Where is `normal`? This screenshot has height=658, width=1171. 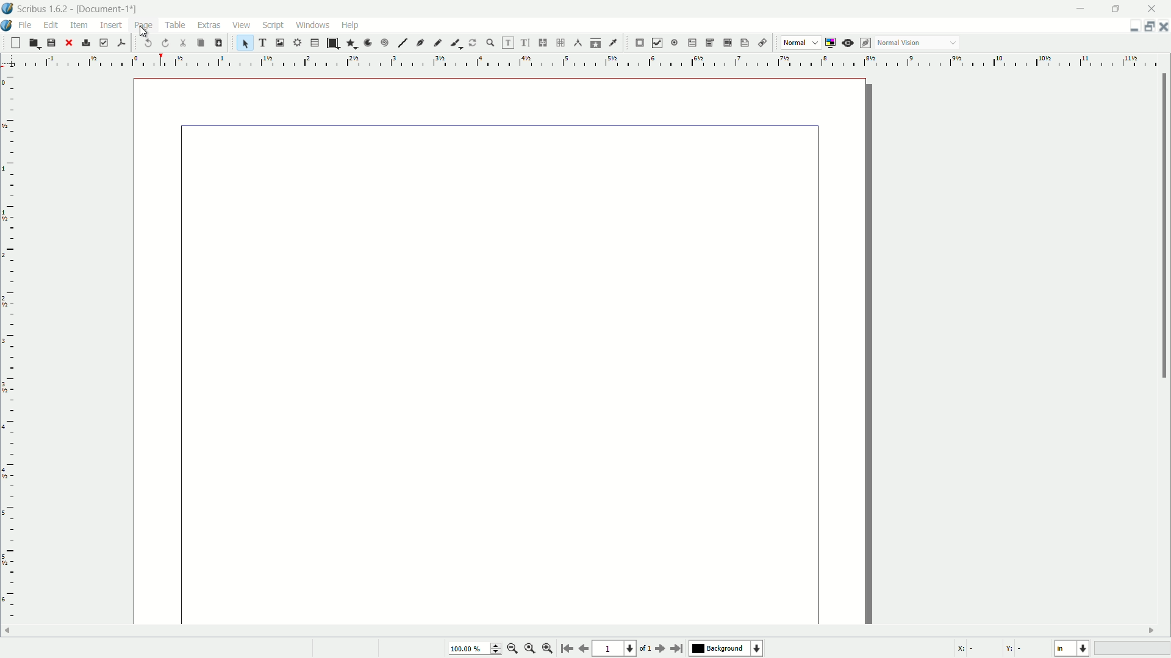
normal is located at coordinates (794, 42).